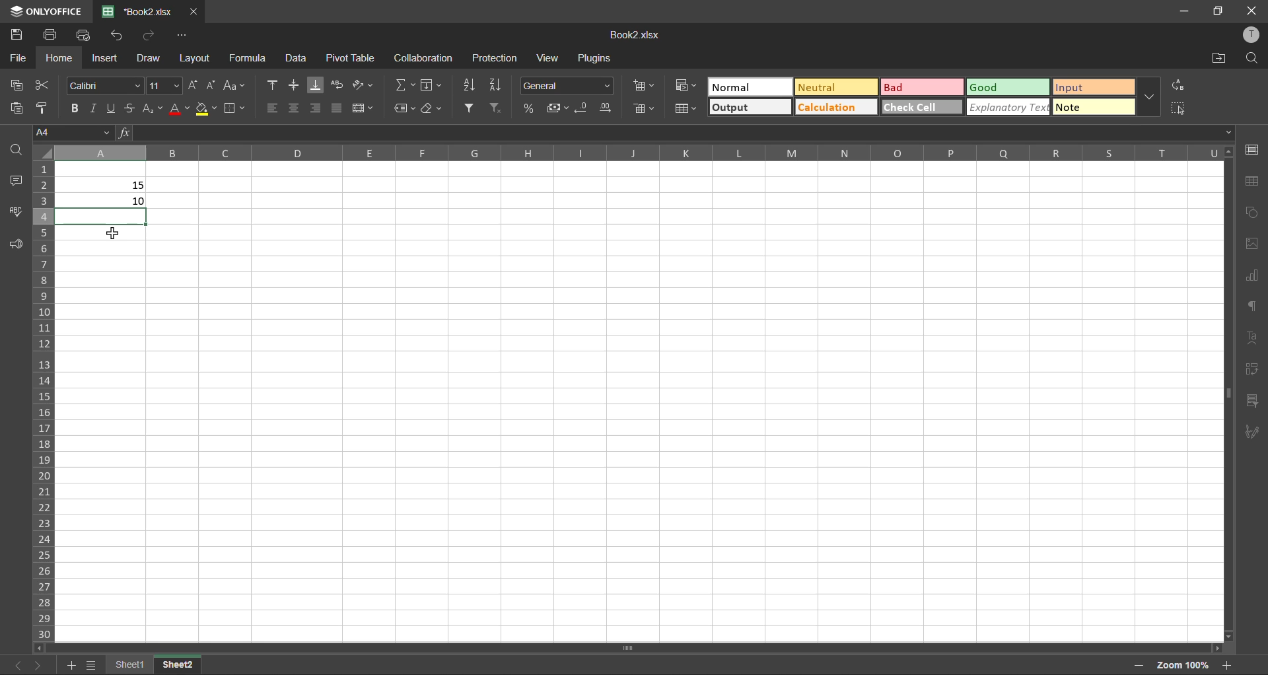  Describe the element at coordinates (73, 106) in the screenshot. I see `bold` at that location.